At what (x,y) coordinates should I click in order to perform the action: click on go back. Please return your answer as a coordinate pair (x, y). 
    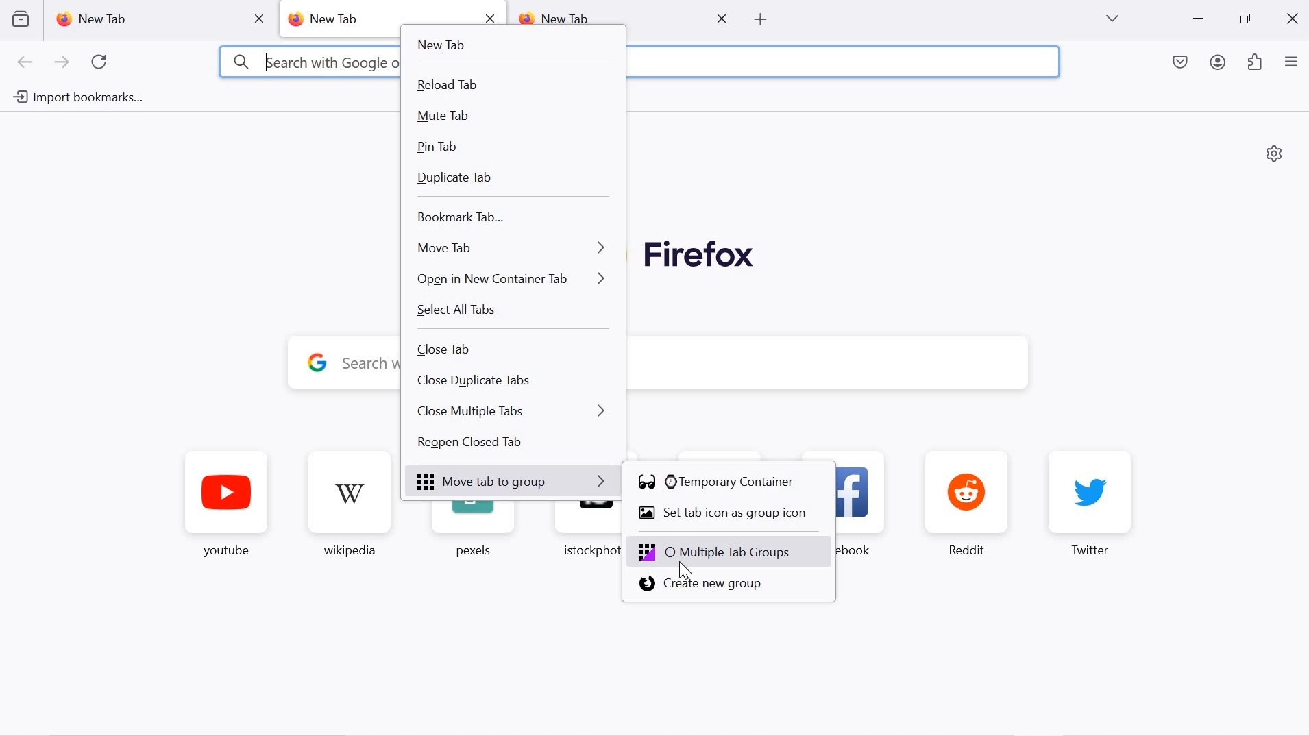
    Looking at the image, I should click on (25, 63).